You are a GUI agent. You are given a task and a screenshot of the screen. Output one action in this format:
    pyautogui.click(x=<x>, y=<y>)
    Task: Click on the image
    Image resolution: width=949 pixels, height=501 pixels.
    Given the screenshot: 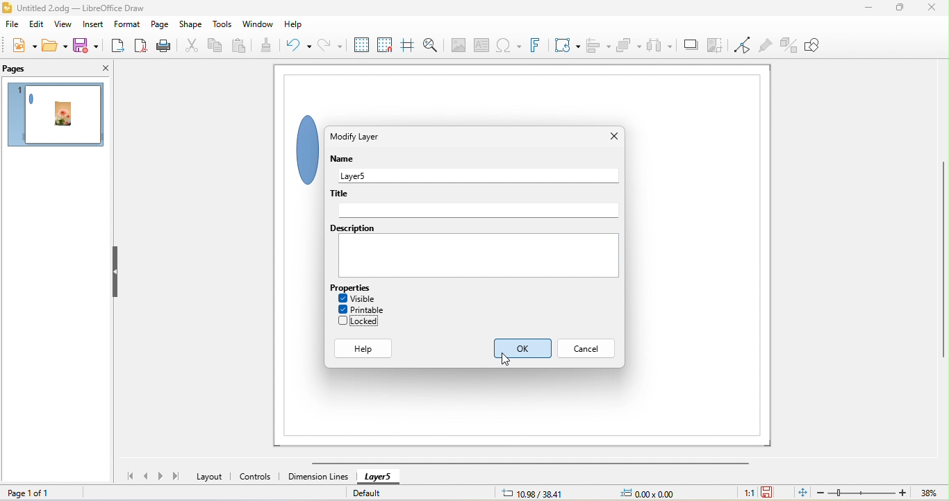 What is the action you would take?
    pyautogui.click(x=456, y=45)
    